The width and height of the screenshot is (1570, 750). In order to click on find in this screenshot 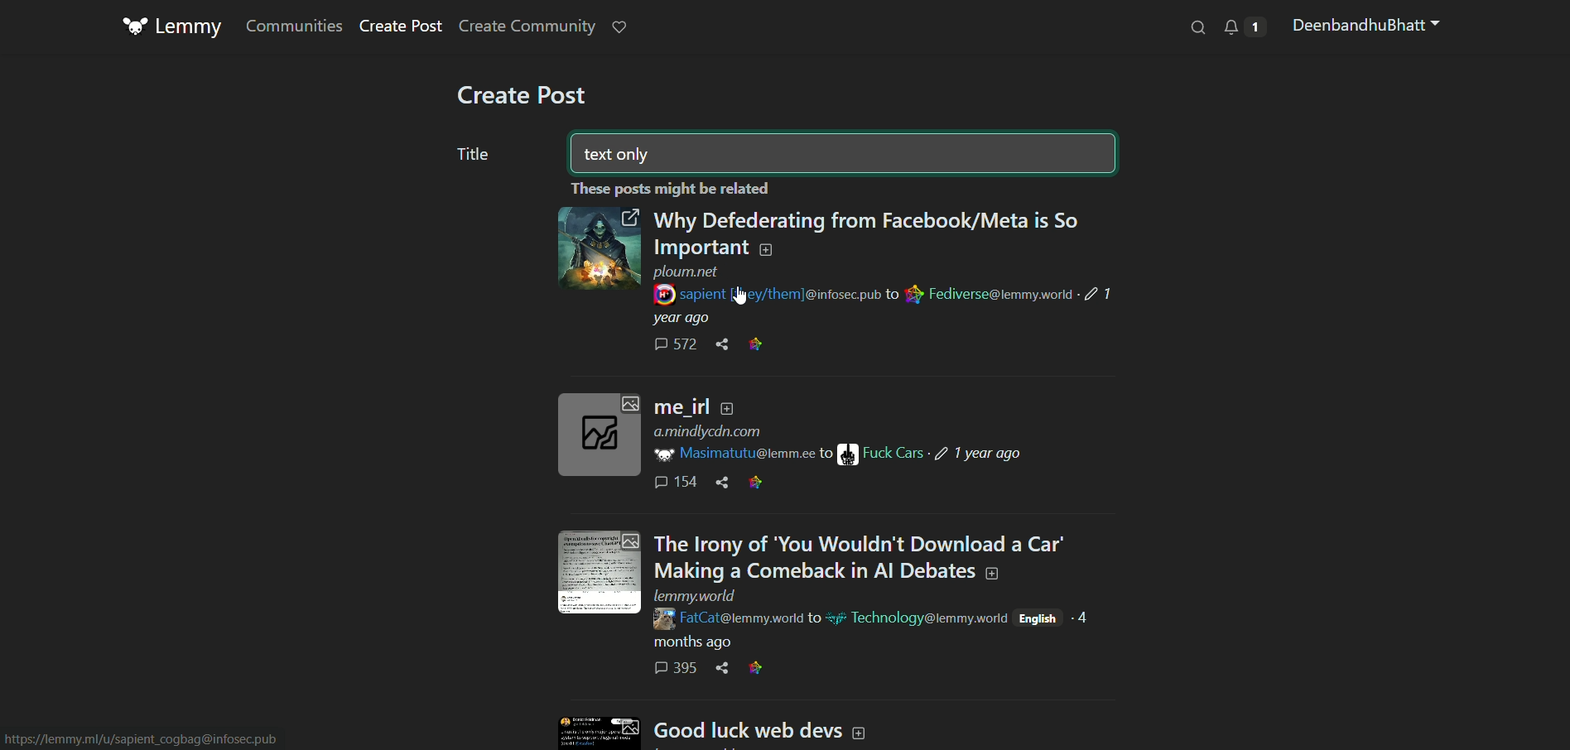, I will do `click(1193, 30)`.